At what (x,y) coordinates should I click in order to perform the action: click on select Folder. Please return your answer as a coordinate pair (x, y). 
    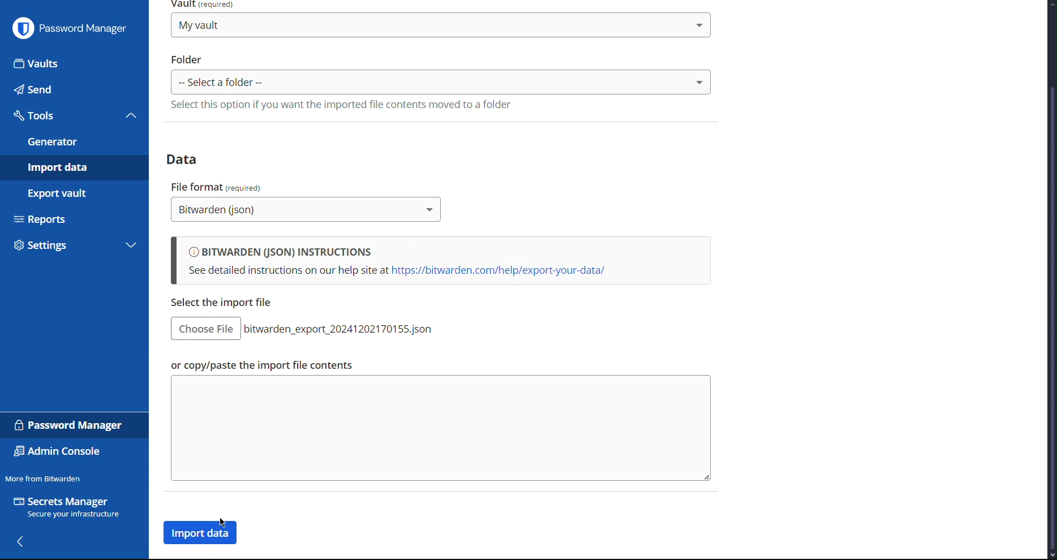
    Looking at the image, I should click on (441, 81).